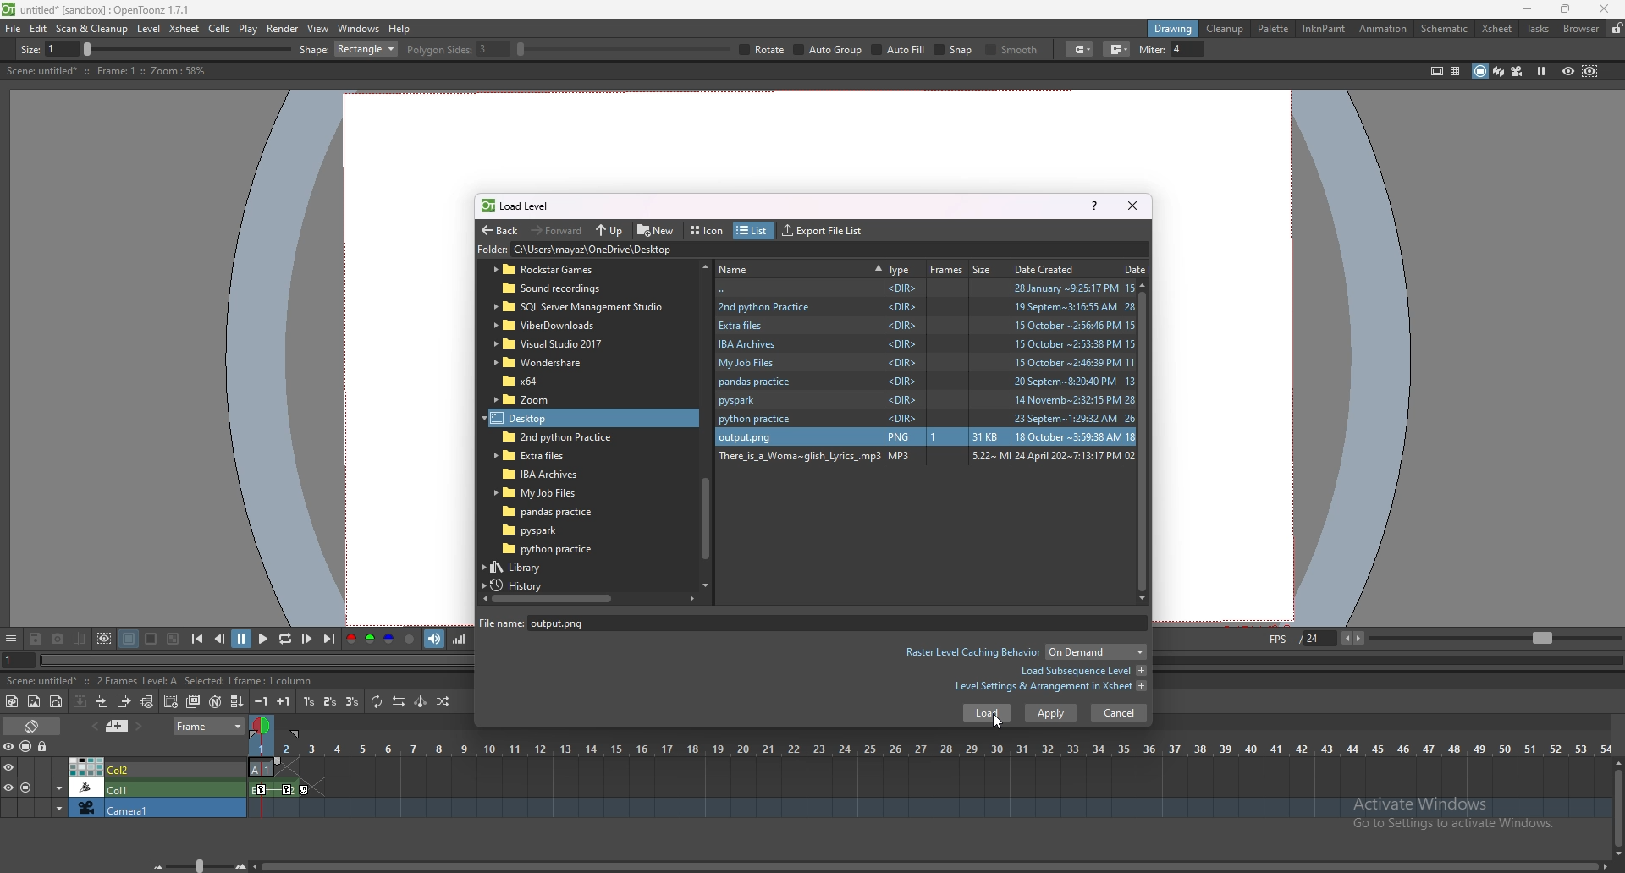 This screenshot has width=1625, height=873. Describe the element at coordinates (399, 29) in the screenshot. I see `help` at that location.